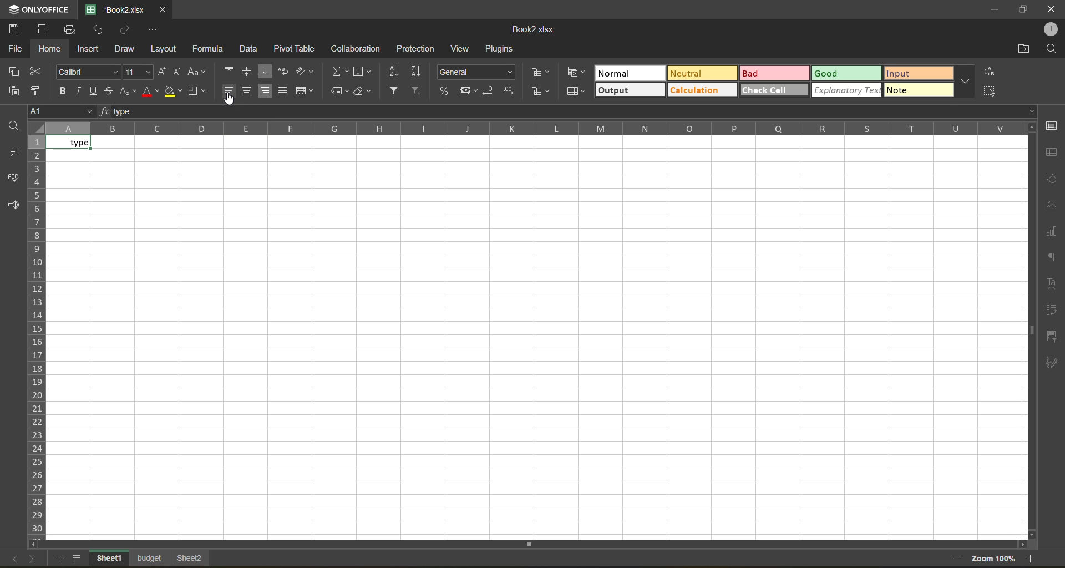 Image resolution: width=1065 pixels, height=568 pixels. What do you see at coordinates (212, 48) in the screenshot?
I see `formula` at bounding box center [212, 48].